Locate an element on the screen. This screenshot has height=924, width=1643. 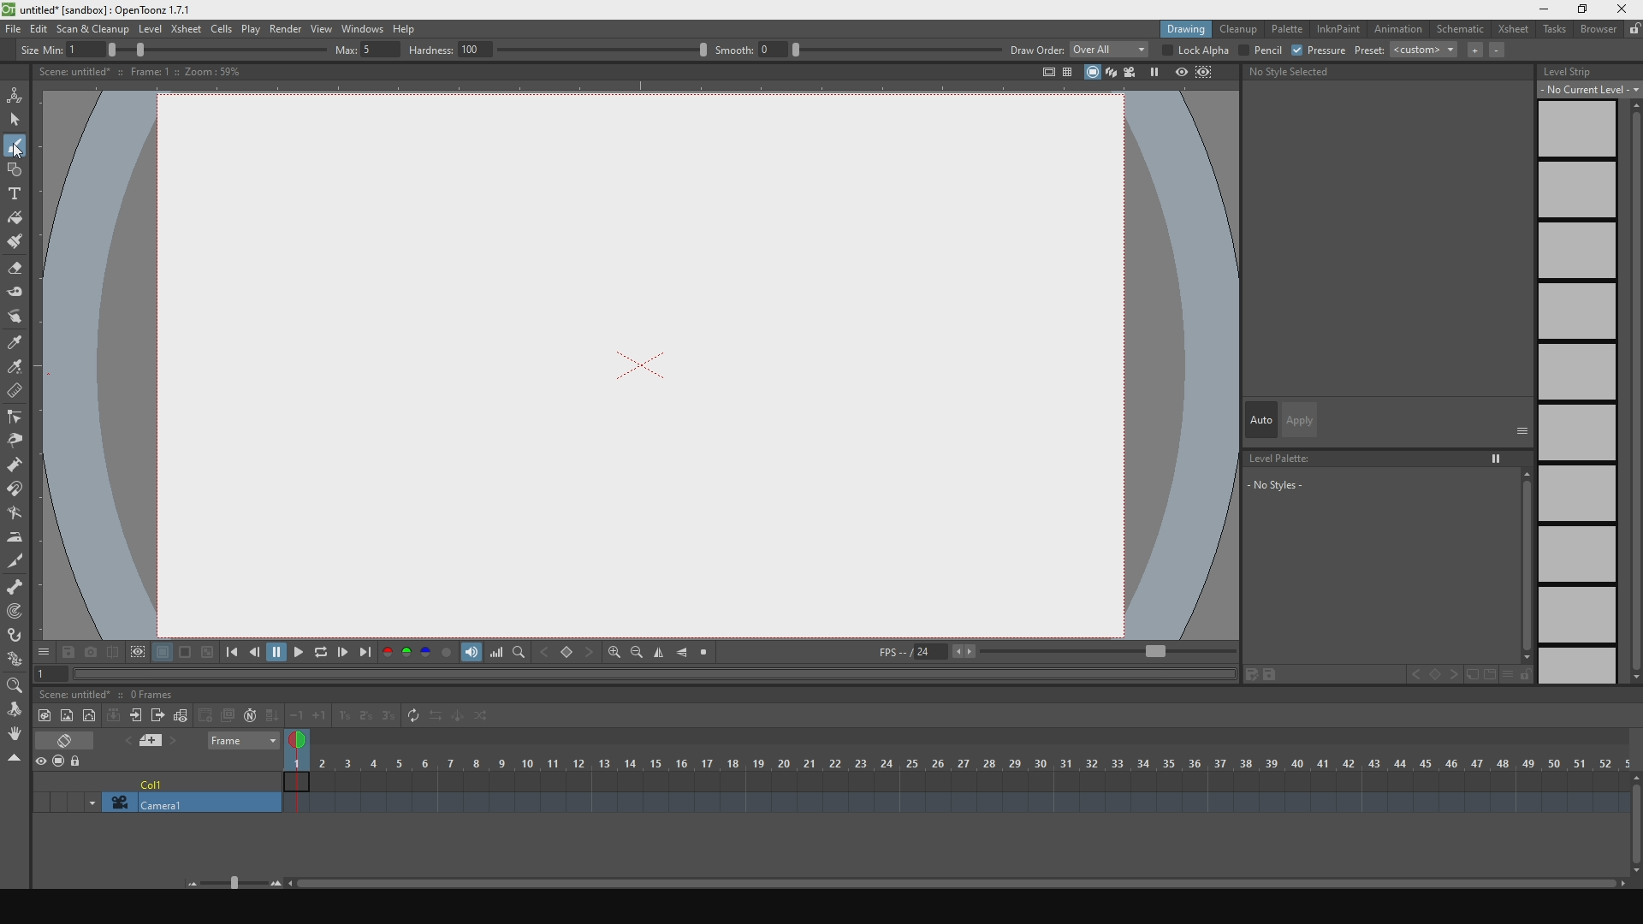
zoom is located at coordinates (16, 686).